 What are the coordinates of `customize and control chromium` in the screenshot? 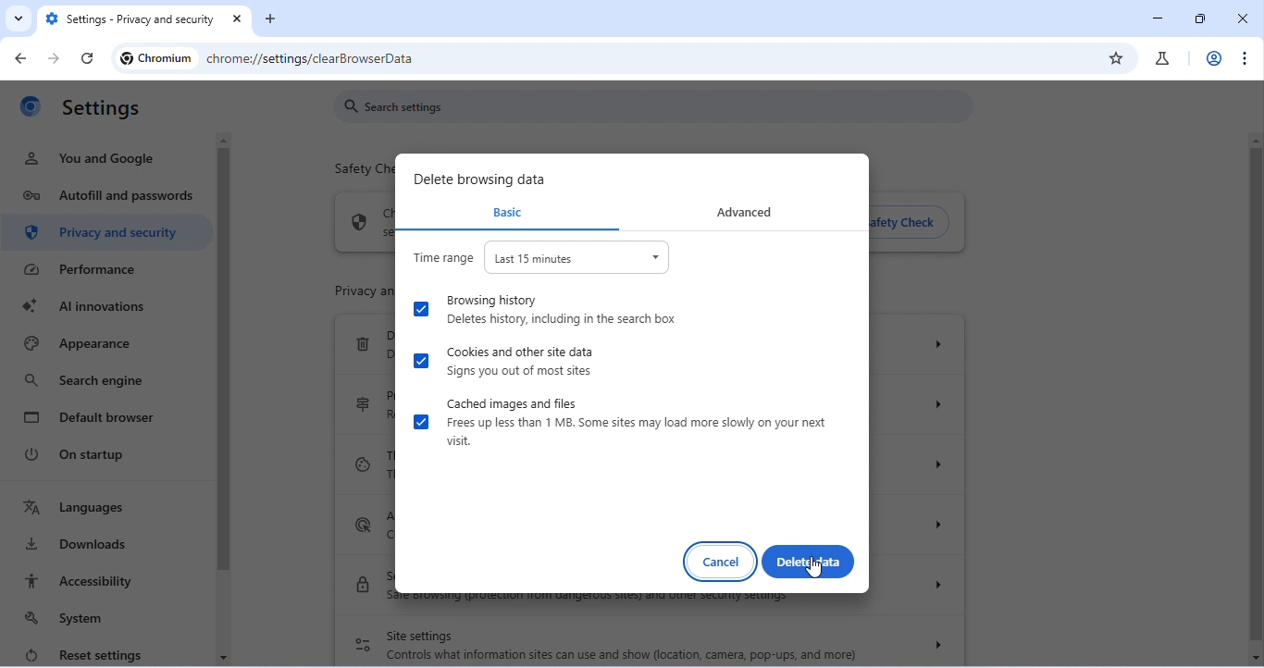 It's located at (1243, 58).